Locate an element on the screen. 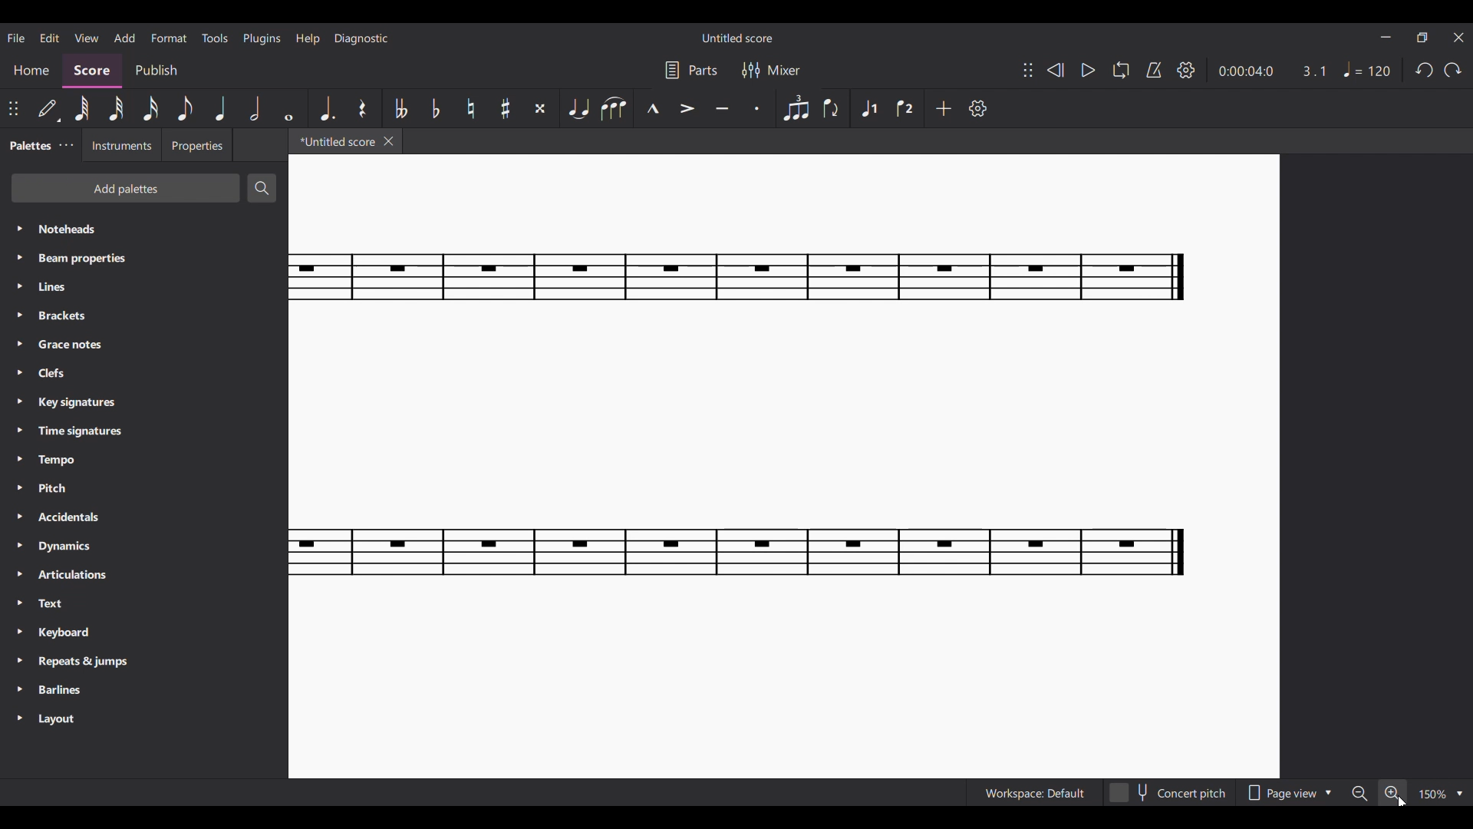 Image resolution: width=1473 pixels, height=829 pixels. 8th note is located at coordinates (185, 108).